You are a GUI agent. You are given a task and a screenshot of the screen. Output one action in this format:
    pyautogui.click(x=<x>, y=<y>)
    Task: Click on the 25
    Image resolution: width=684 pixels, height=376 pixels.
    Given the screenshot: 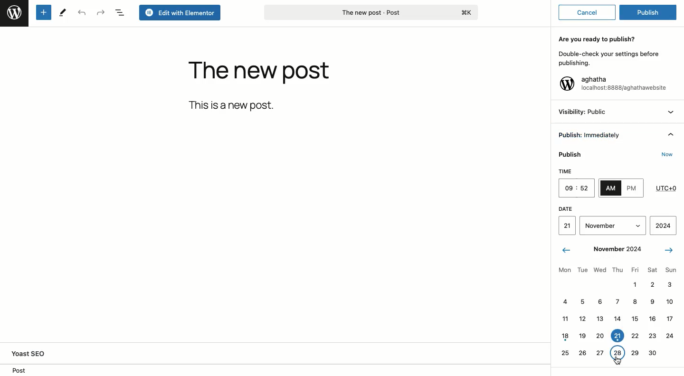 What is the action you would take?
    pyautogui.click(x=565, y=353)
    